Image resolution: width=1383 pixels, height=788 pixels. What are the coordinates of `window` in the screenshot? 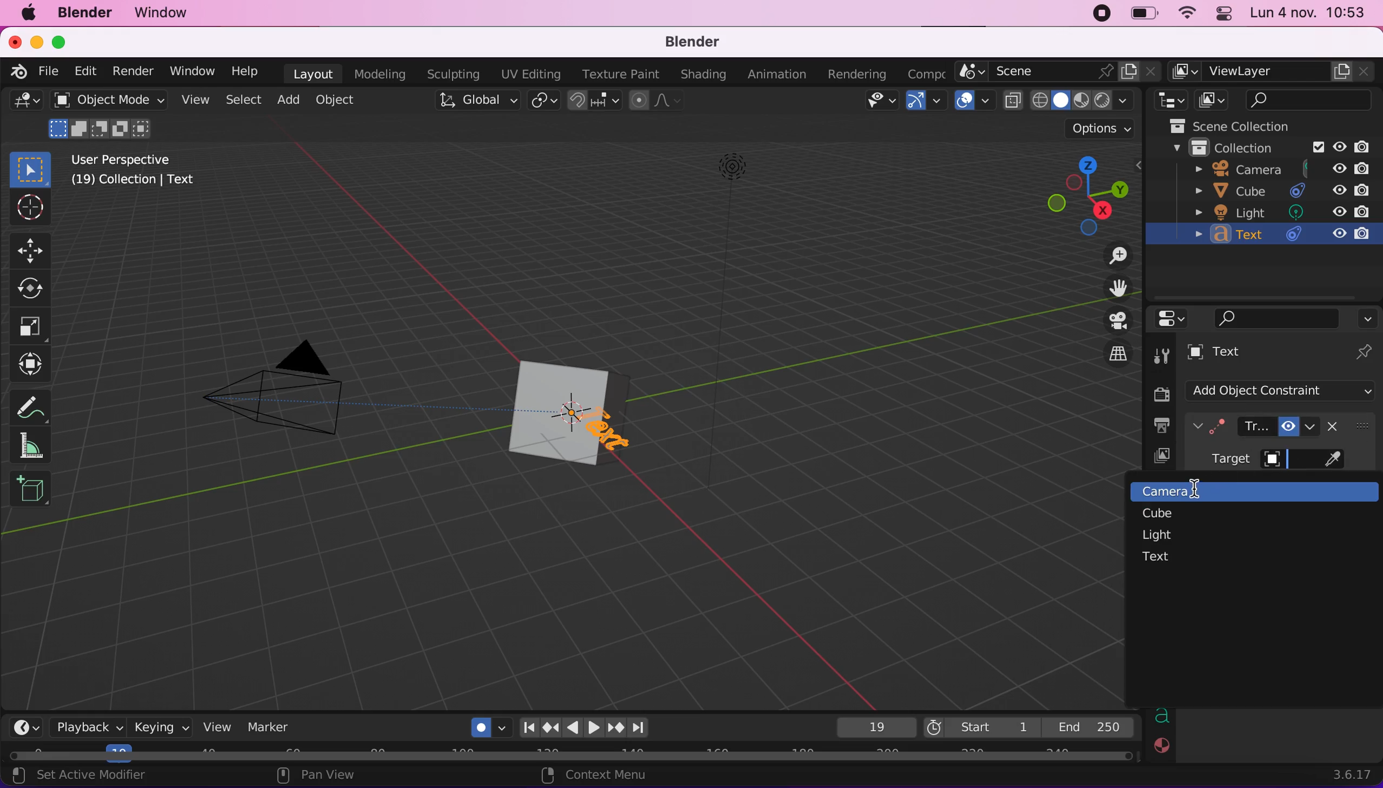 It's located at (194, 73).